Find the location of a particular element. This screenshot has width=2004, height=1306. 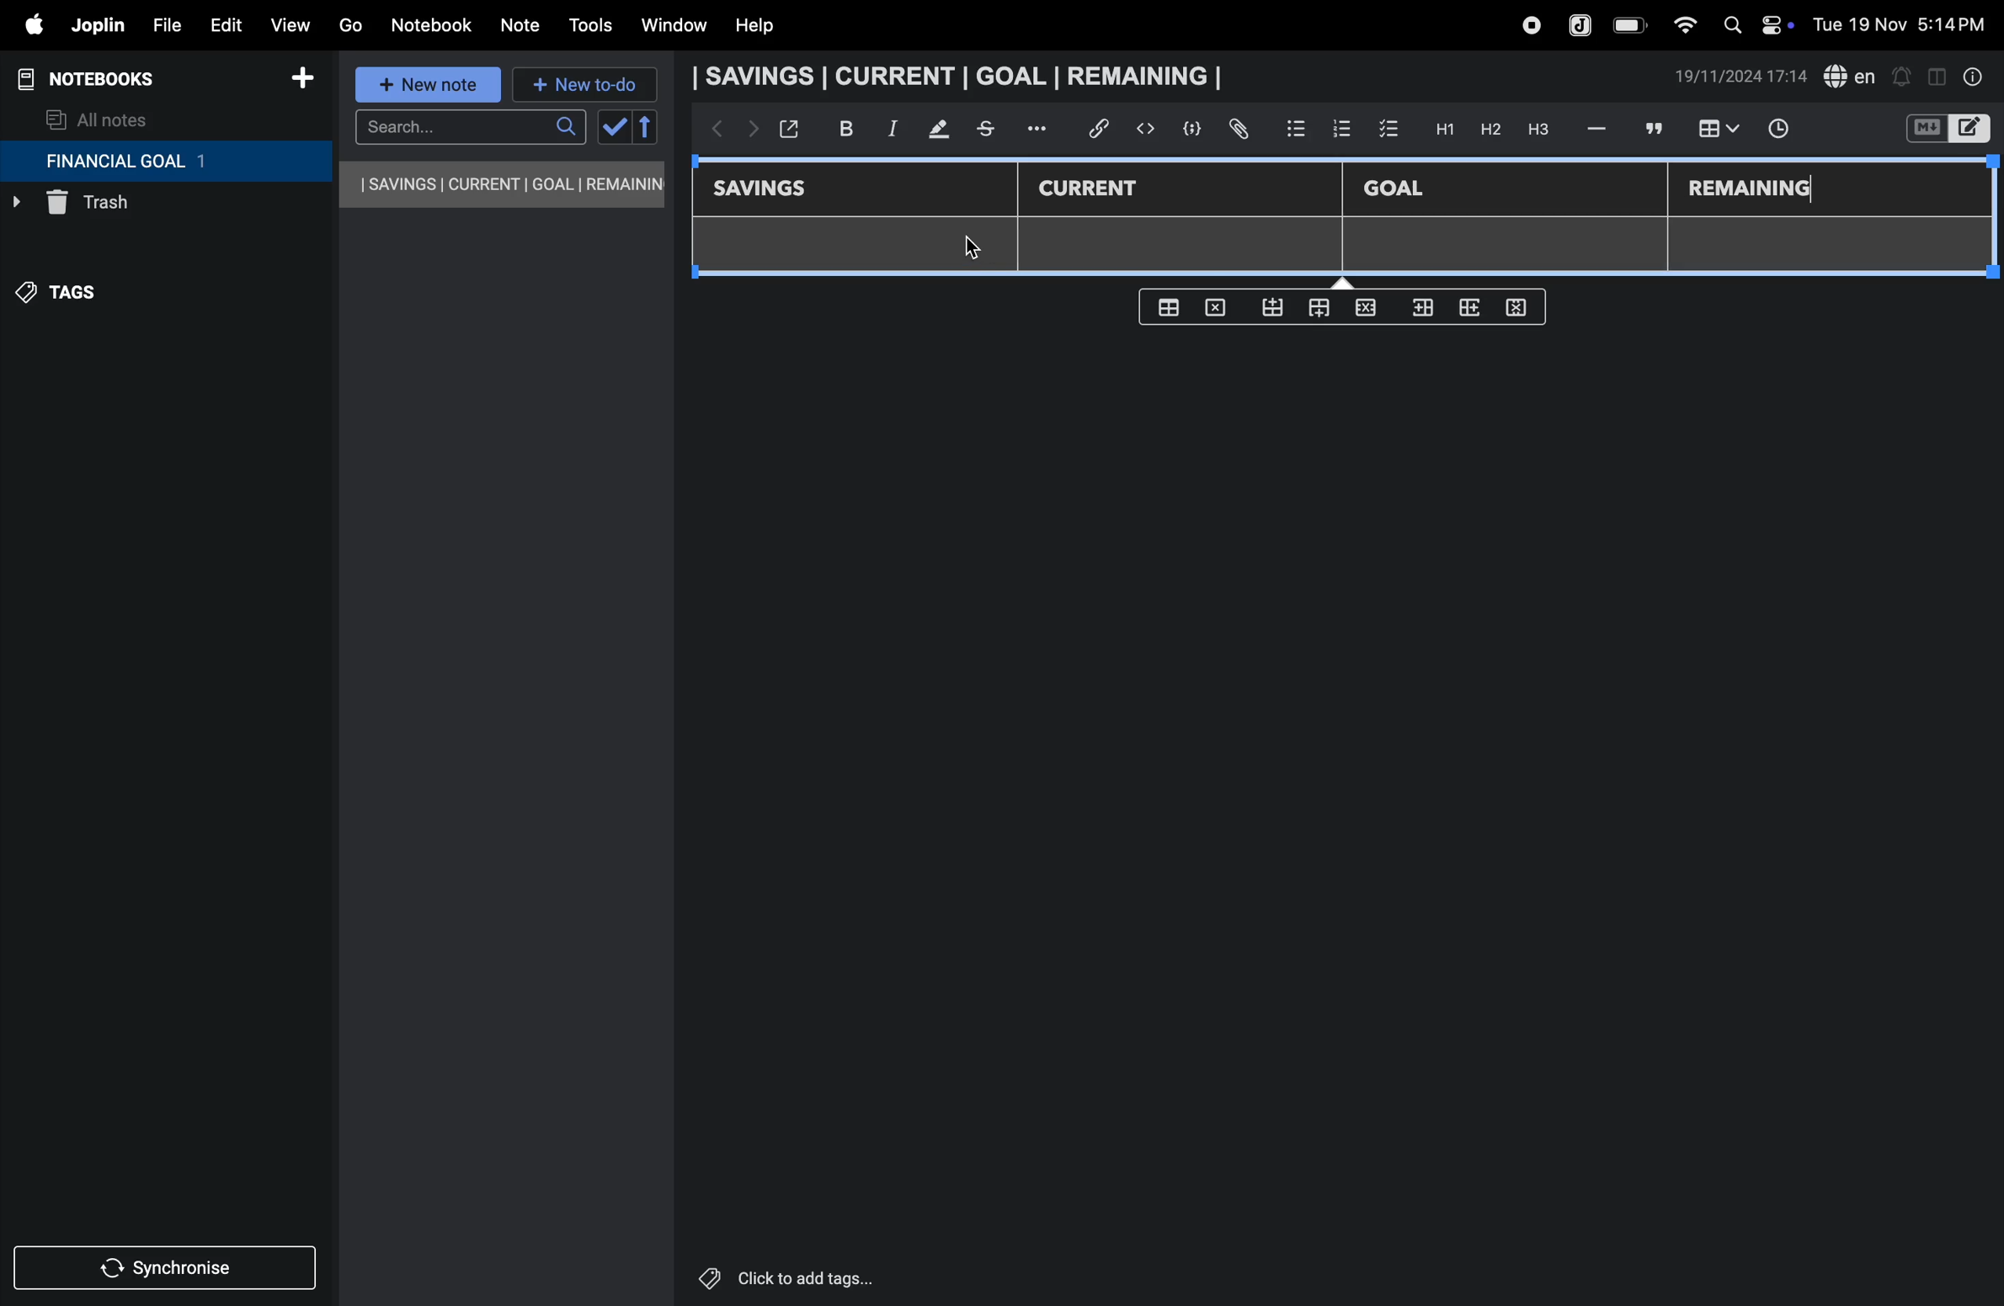

synchronize is located at coordinates (167, 1265).